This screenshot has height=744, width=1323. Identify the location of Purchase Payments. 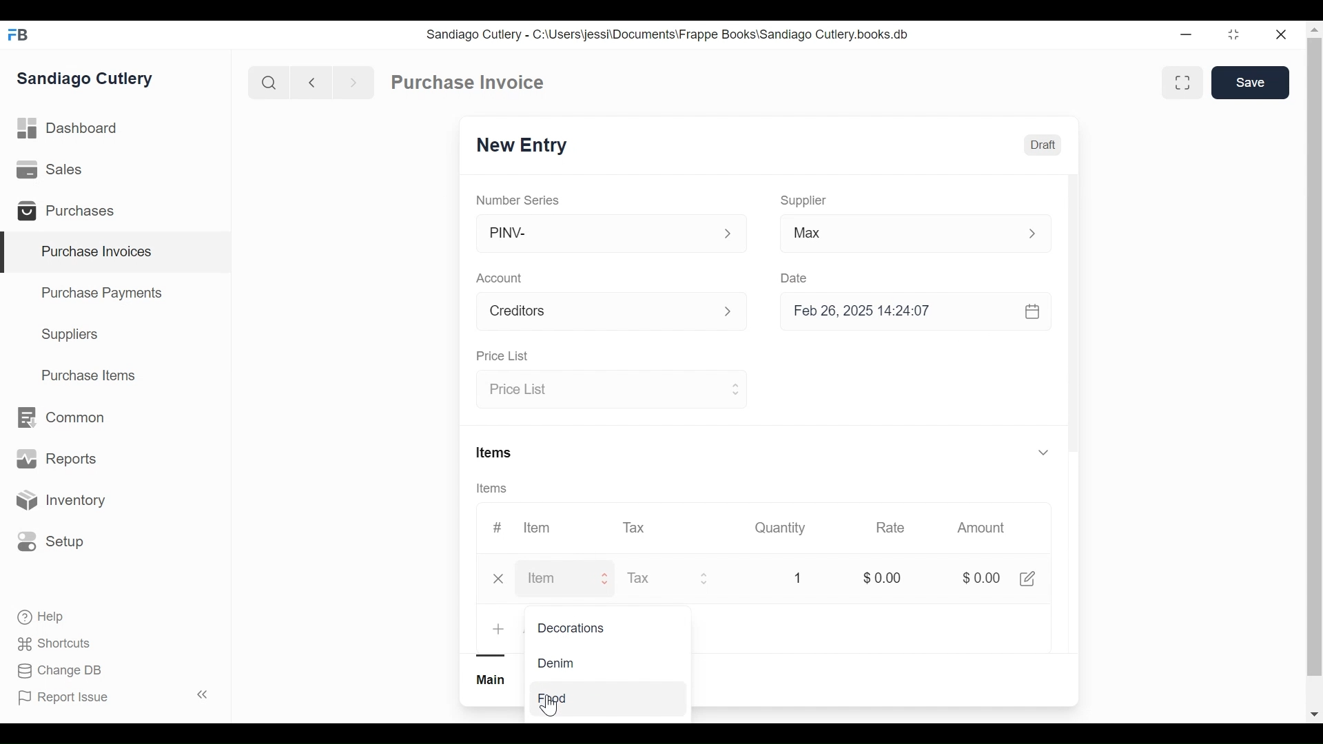
(104, 295).